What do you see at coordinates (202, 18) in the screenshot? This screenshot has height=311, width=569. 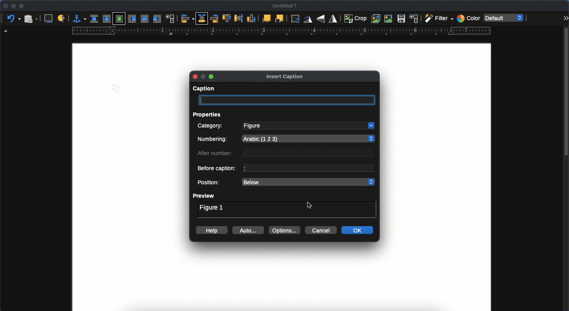 I see `centered` at bounding box center [202, 18].